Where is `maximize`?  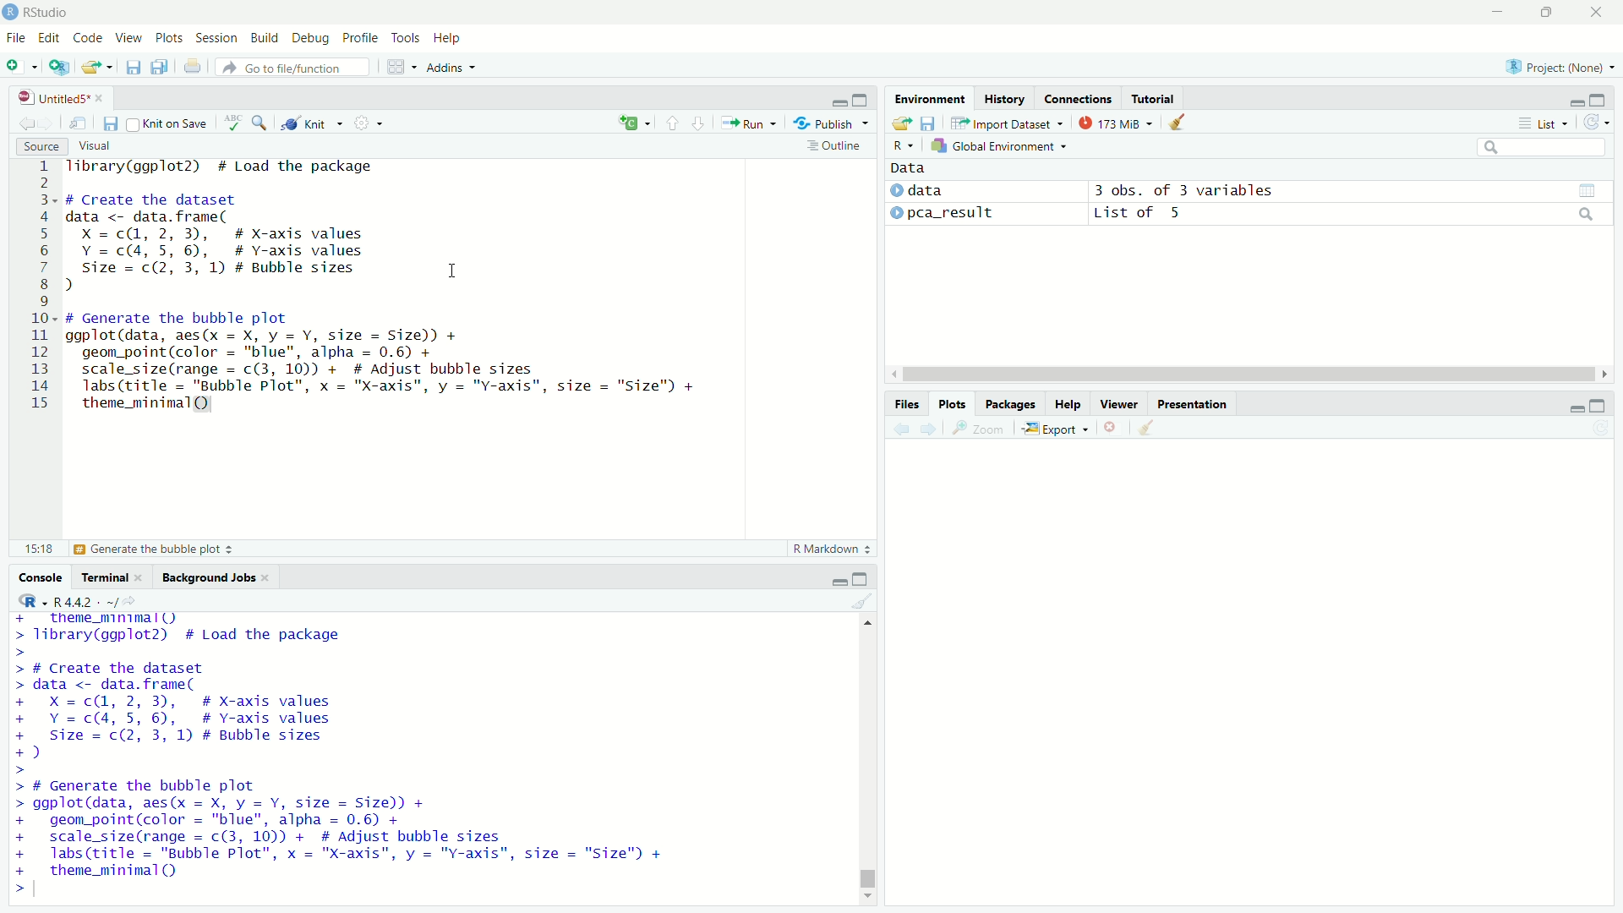
maximize is located at coordinates (864, 98).